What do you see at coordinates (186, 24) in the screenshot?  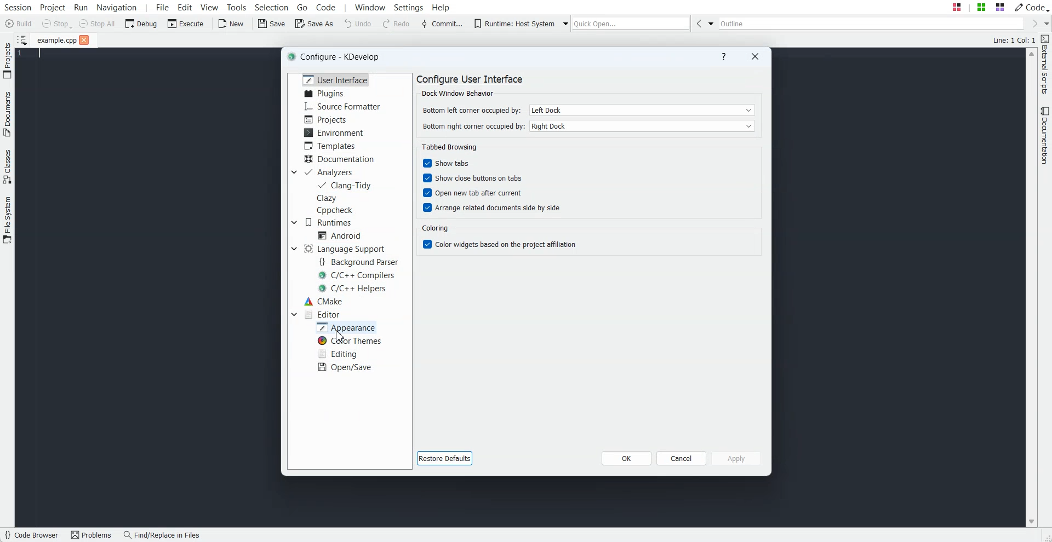 I see `Execute` at bounding box center [186, 24].